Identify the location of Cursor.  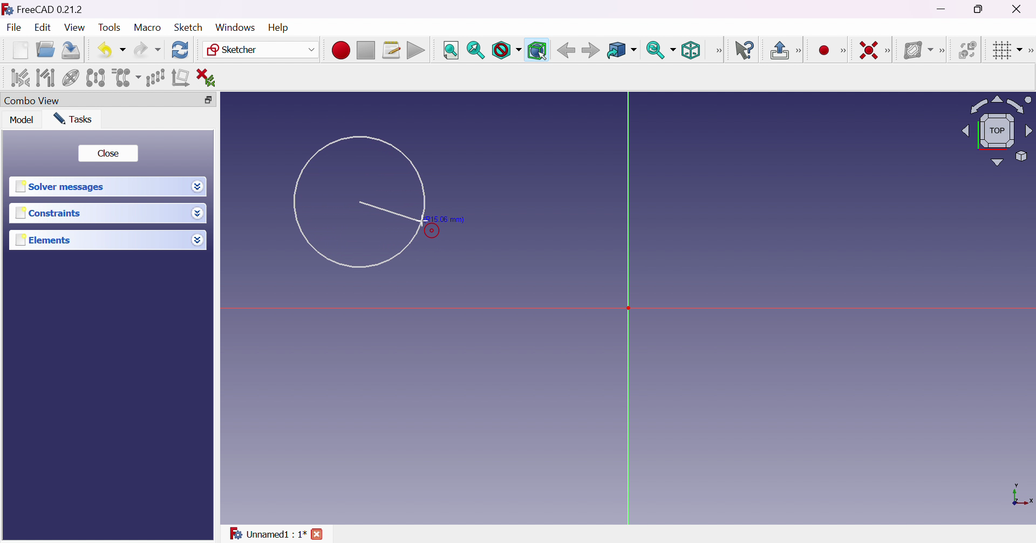
(424, 221).